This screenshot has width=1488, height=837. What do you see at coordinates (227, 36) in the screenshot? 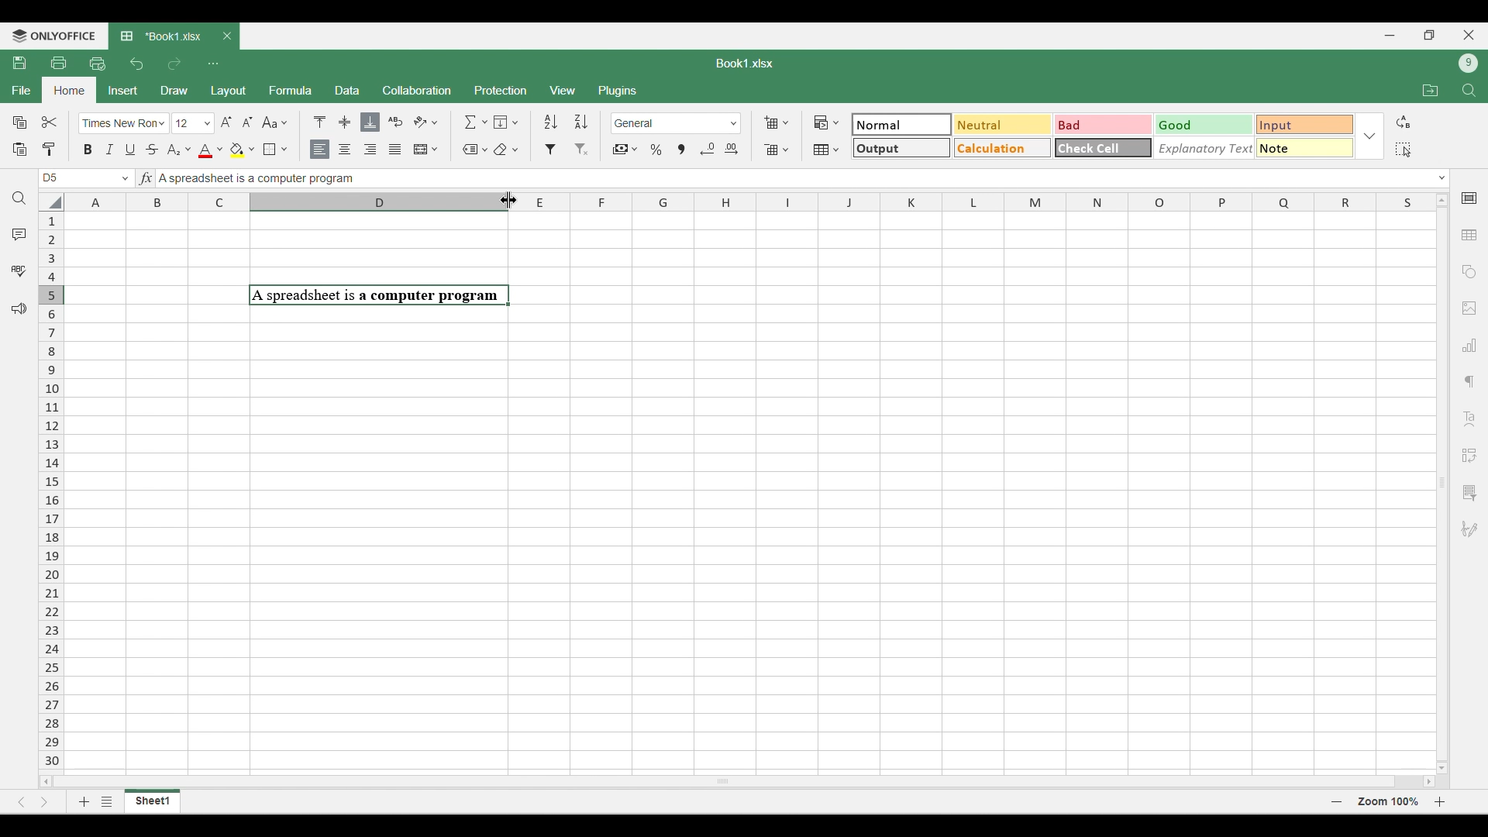
I see `Close tab` at bounding box center [227, 36].